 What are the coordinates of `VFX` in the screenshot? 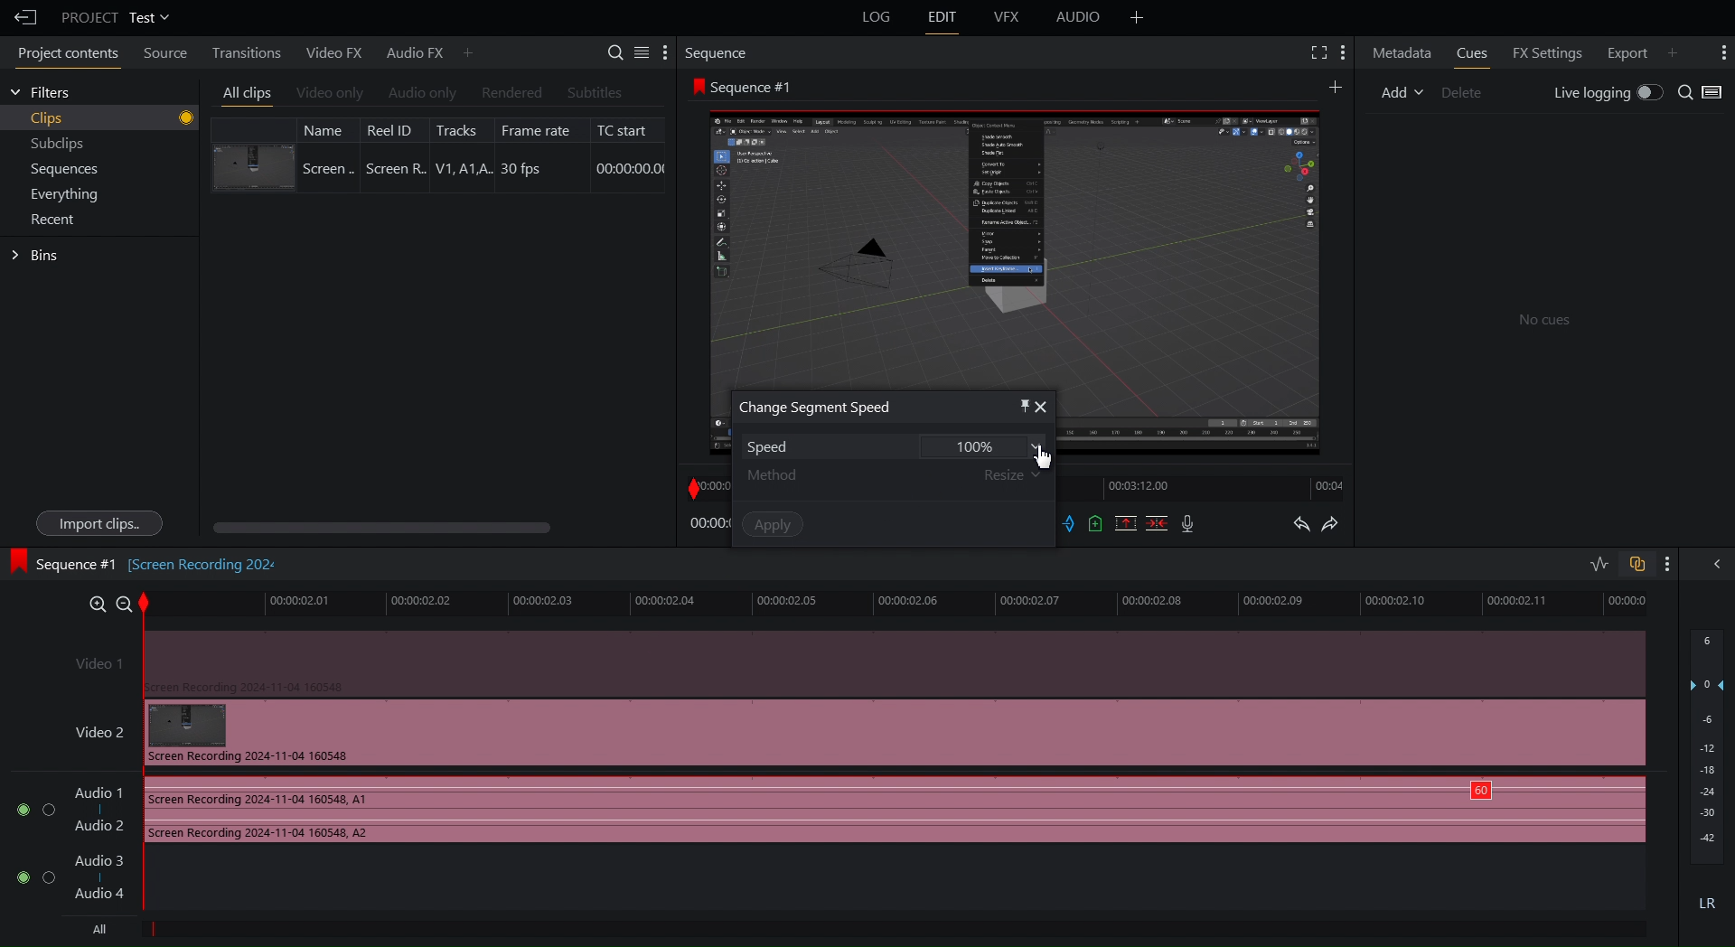 It's located at (1009, 17).